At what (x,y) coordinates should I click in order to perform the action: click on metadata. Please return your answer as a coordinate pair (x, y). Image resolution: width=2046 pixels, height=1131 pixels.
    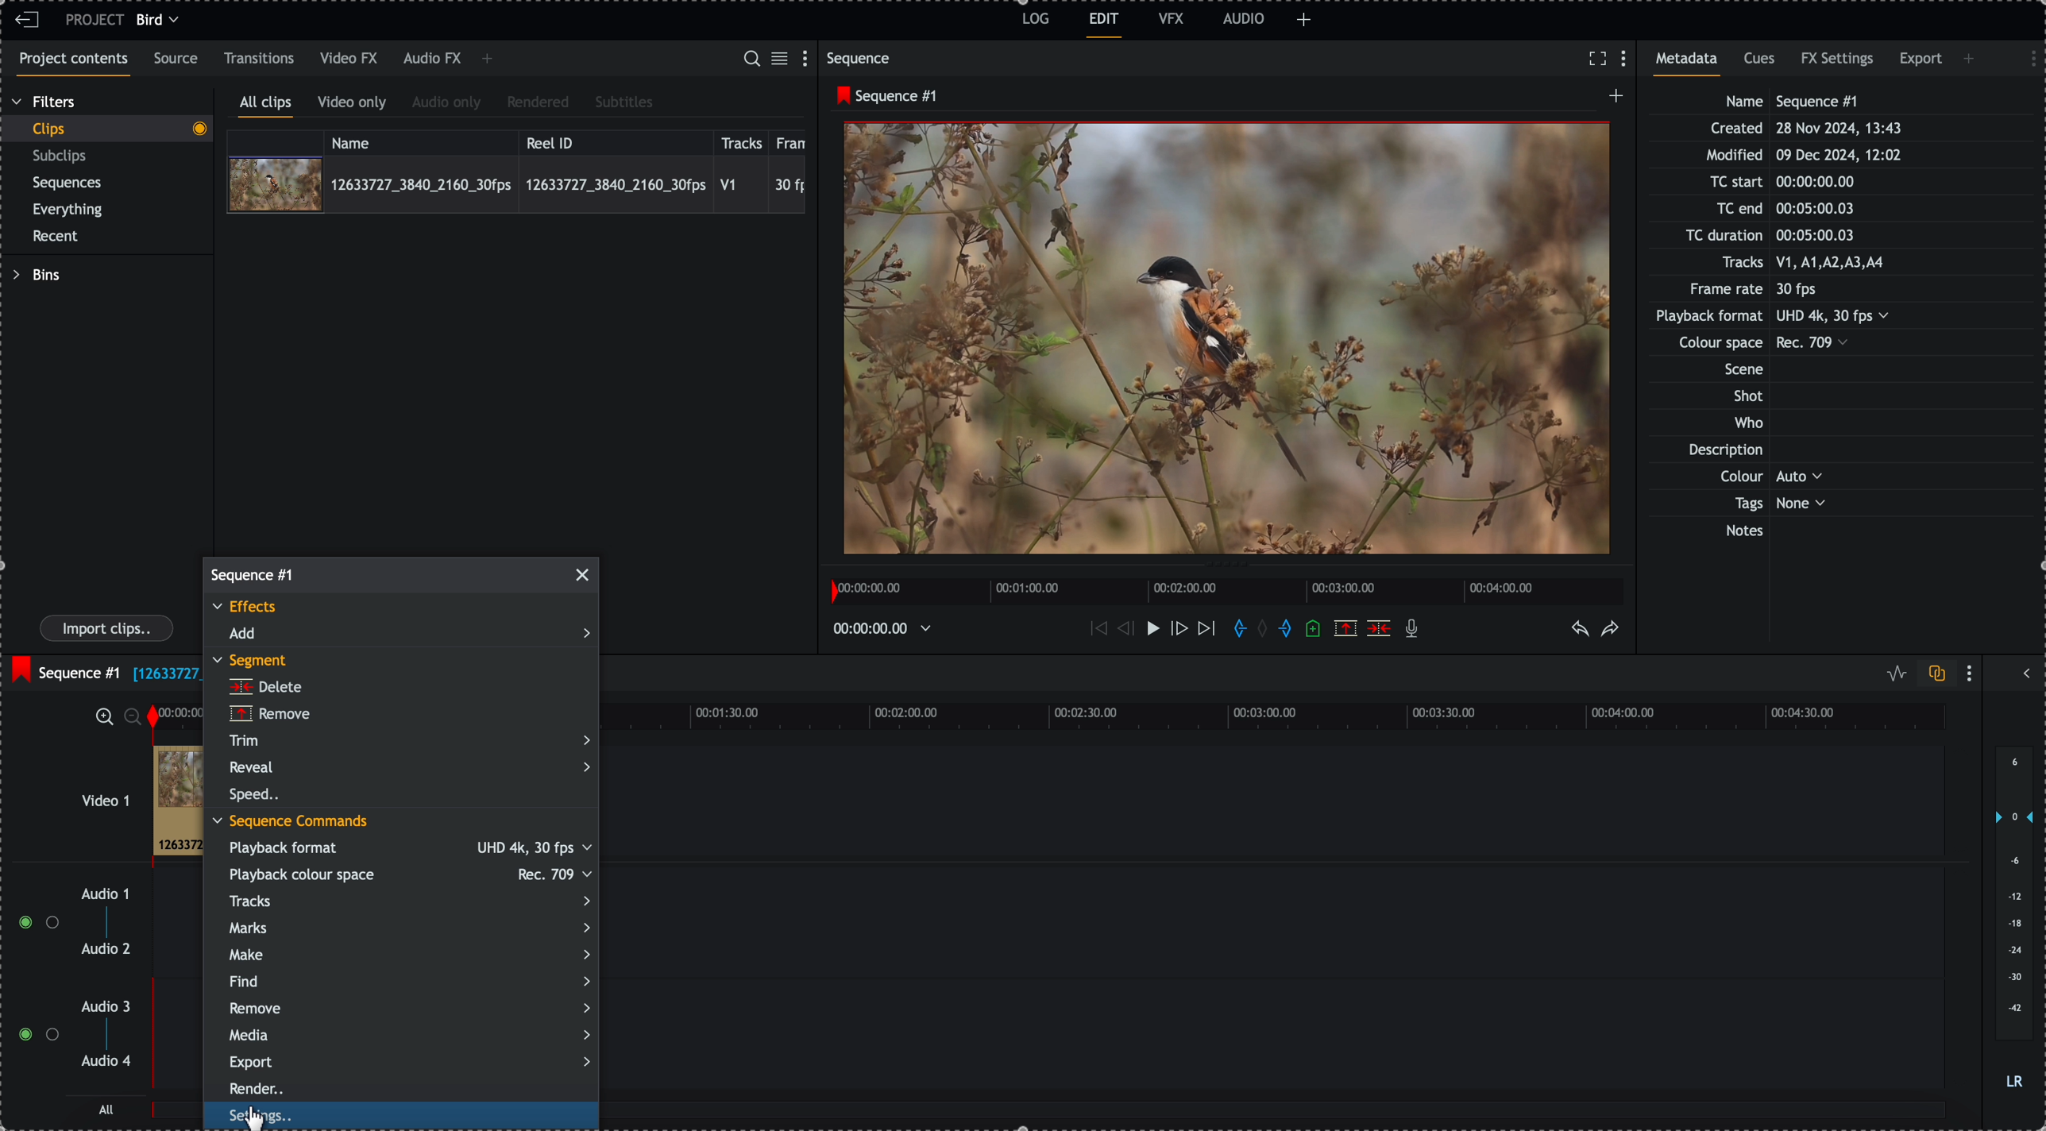
    Looking at the image, I should click on (1788, 318).